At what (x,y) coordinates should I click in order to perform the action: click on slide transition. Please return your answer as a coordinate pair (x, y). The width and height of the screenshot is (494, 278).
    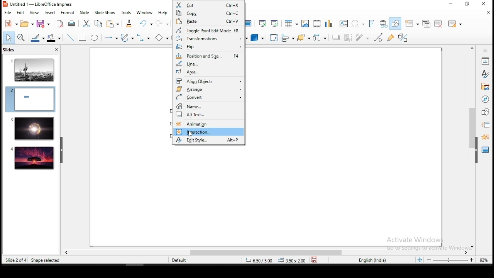
    Looking at the image, I should click on (486, 125).